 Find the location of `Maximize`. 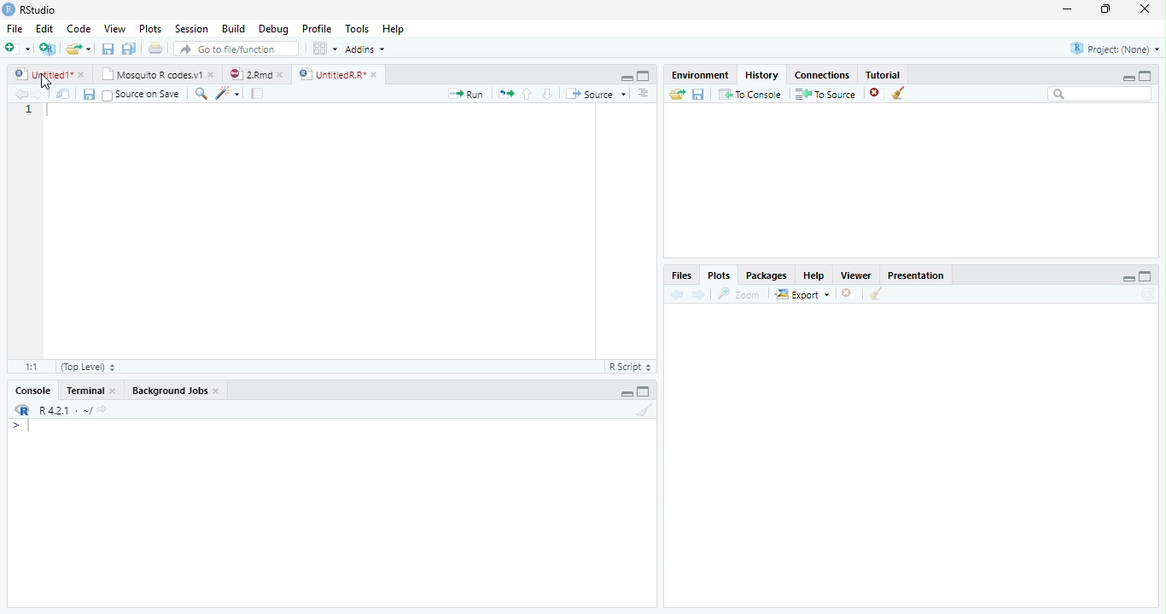

Maximize is located at coordinates (1144, 277).